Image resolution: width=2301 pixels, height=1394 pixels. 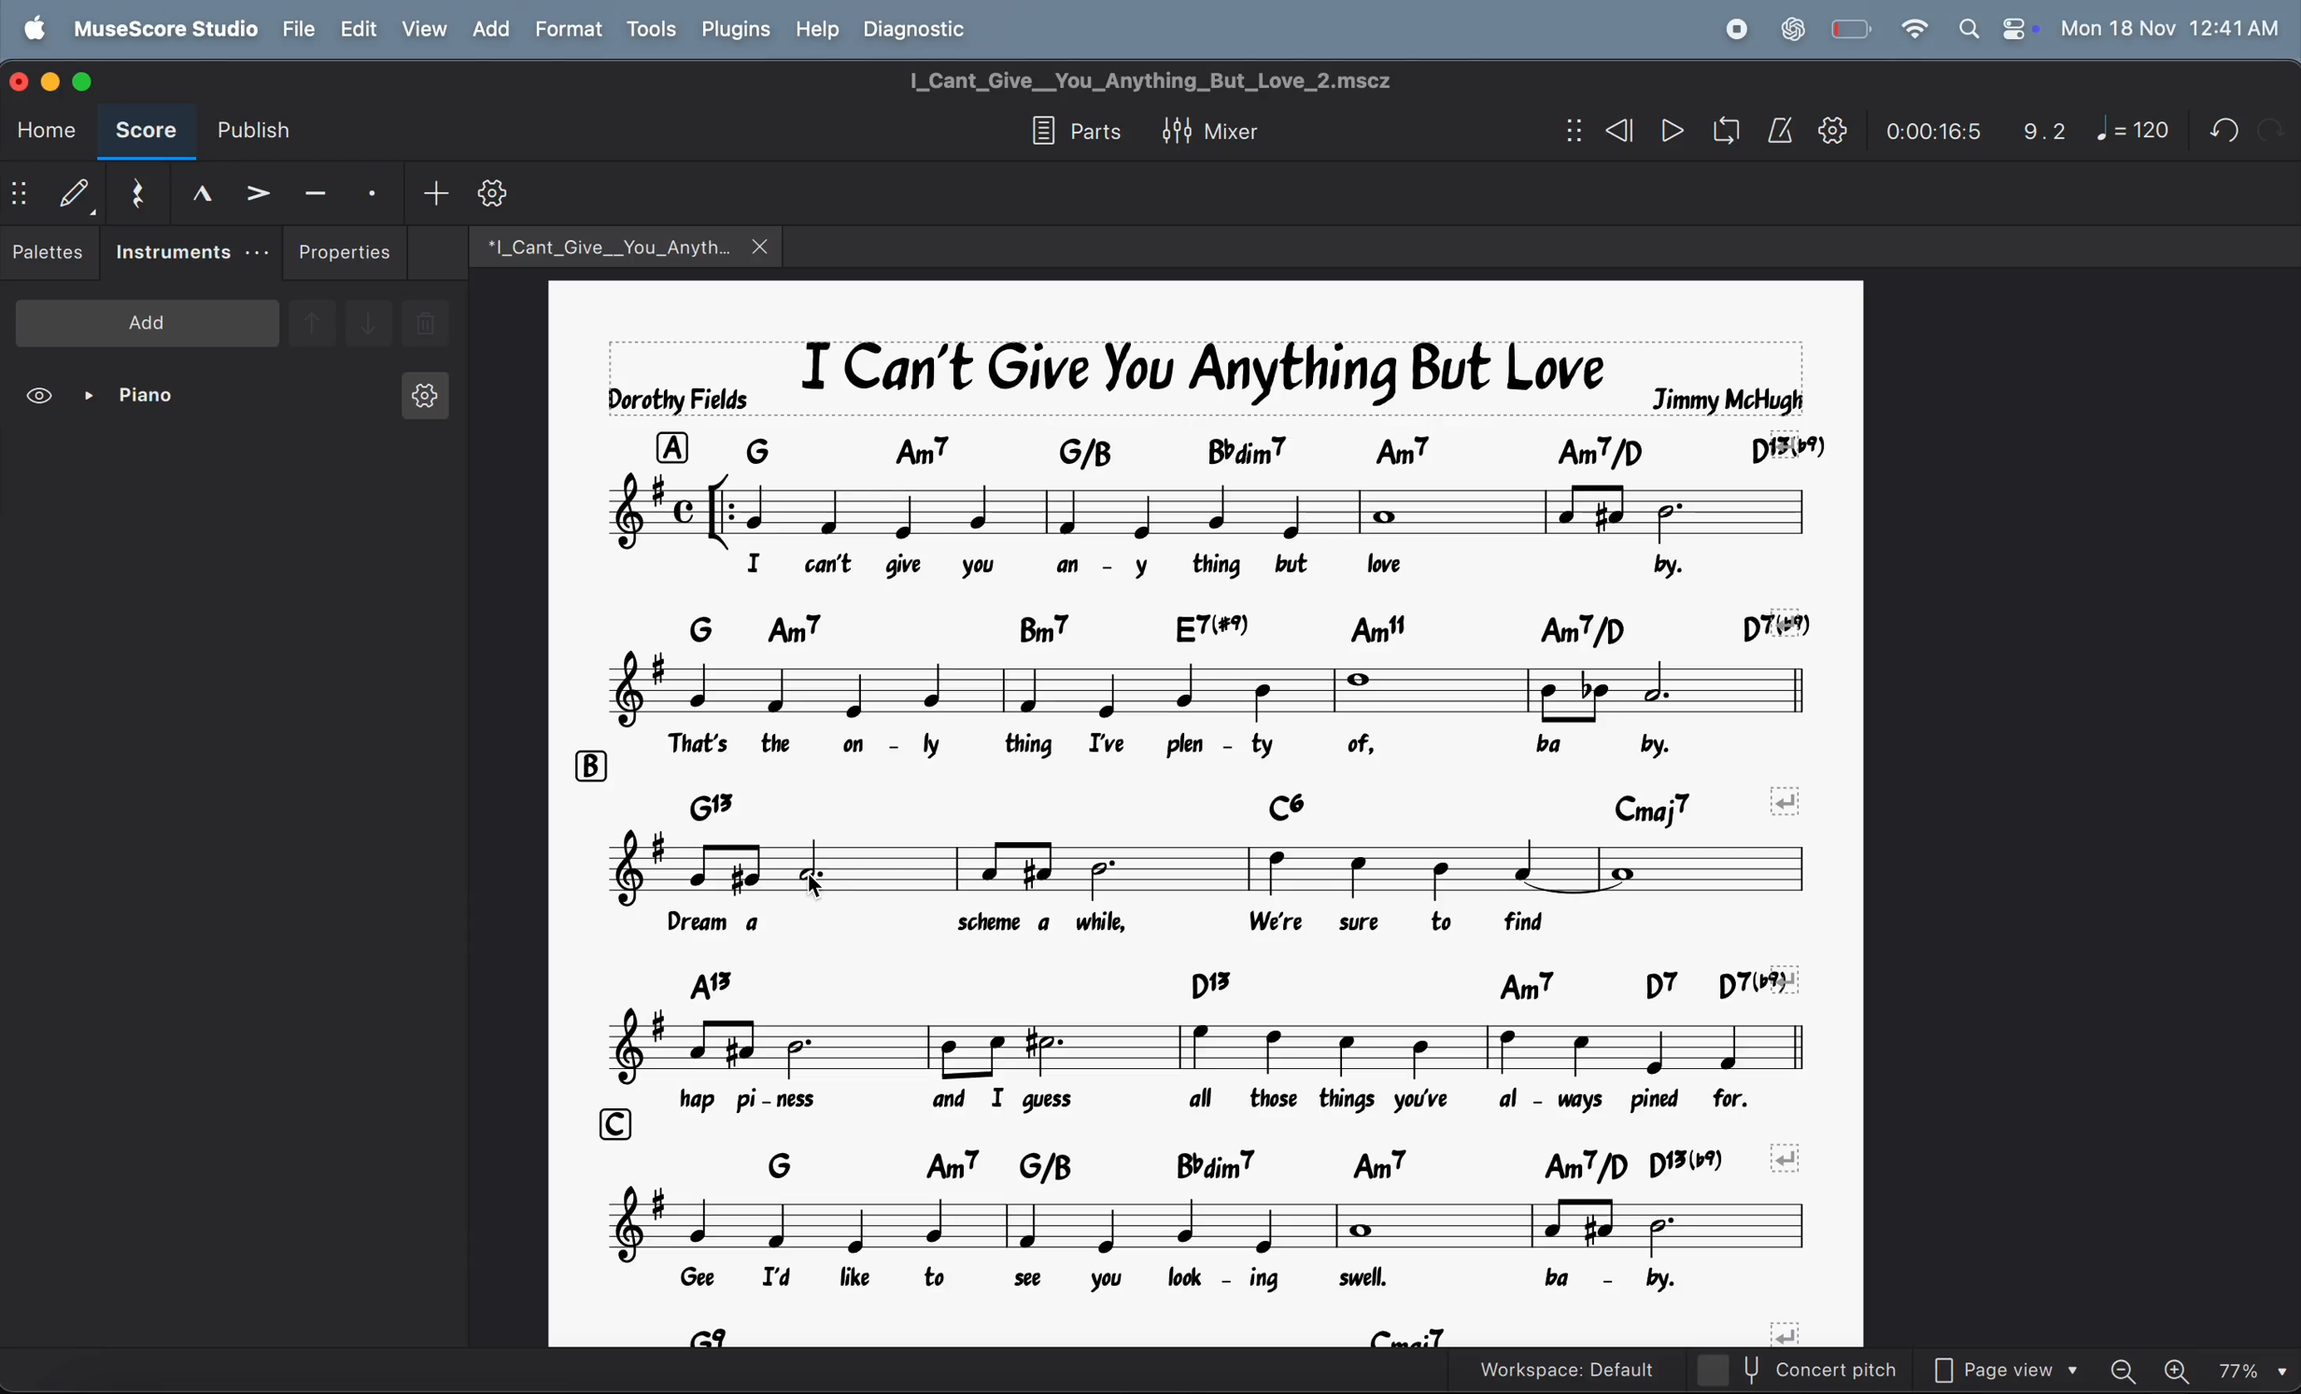 I want to click on default, so click(x=78, y=192).